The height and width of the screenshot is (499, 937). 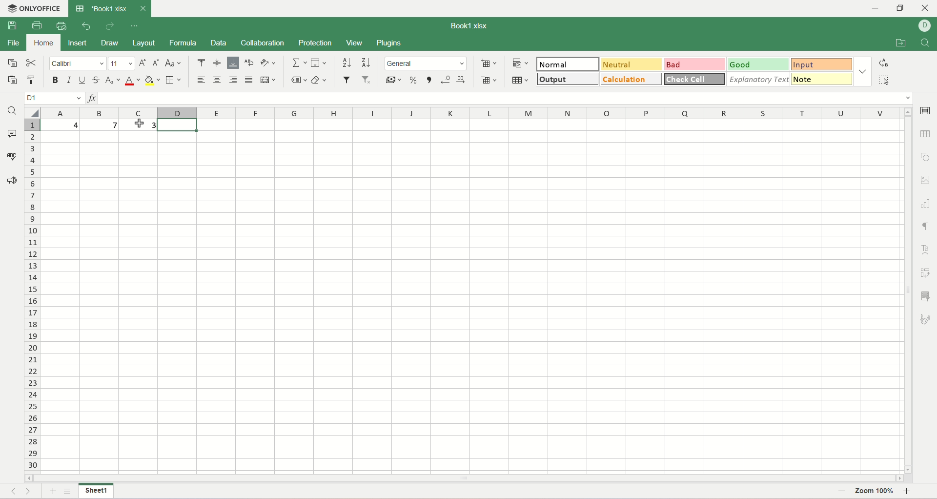 What do you see at coordinates (68, 492) in the screenshot?
I see `sheet list` at bounding box center [68, 492].